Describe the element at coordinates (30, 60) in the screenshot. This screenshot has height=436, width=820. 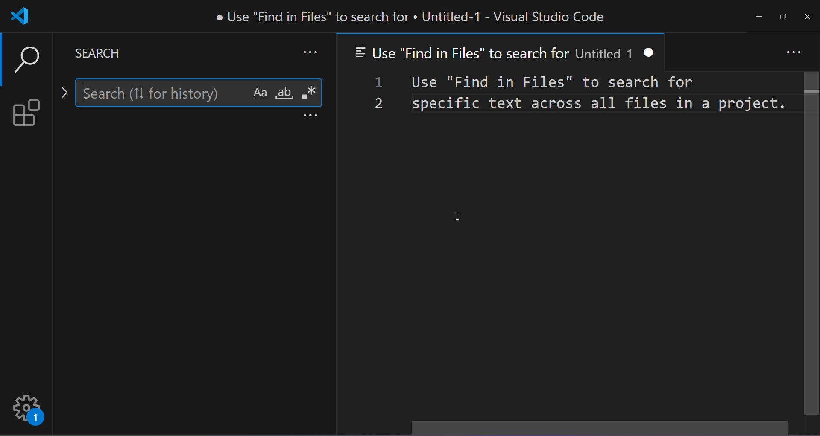
I see `search option` at that location.